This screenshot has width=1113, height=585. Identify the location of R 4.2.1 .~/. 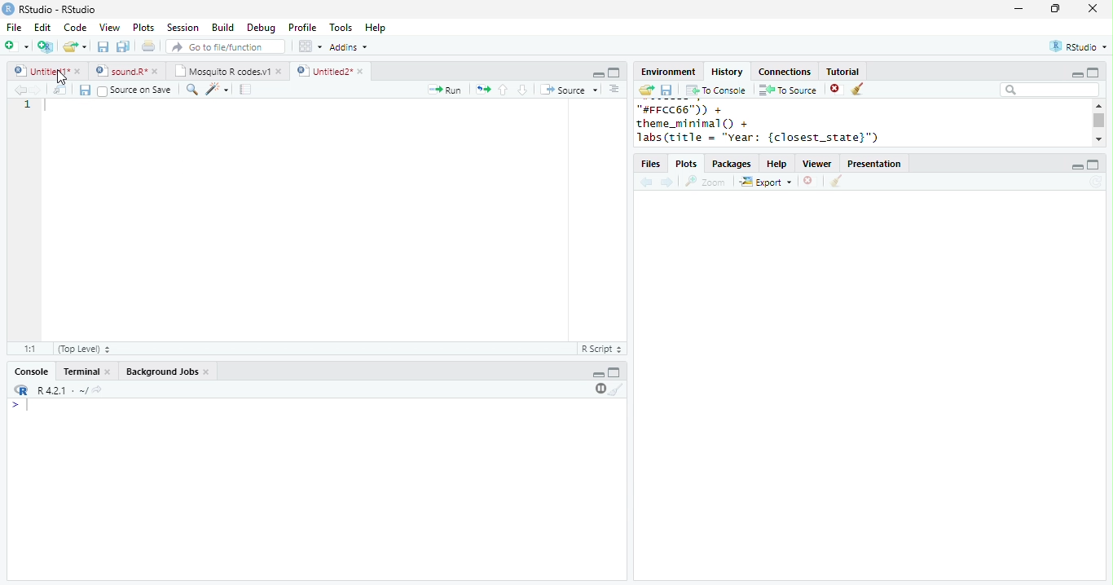
(59, 391).